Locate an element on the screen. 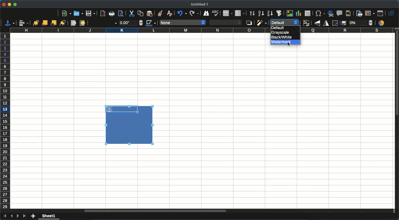 Image resolution: width=399 pixels, height=220 pixels. sheet  is located at coordinates (49, 217).